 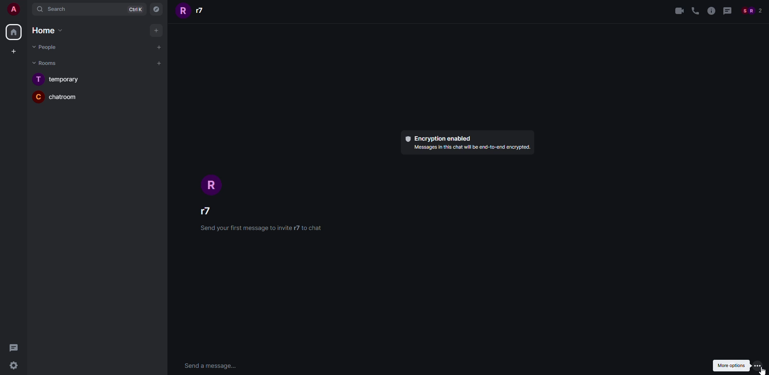 I want to click on Username, so click(x=212, y=210).